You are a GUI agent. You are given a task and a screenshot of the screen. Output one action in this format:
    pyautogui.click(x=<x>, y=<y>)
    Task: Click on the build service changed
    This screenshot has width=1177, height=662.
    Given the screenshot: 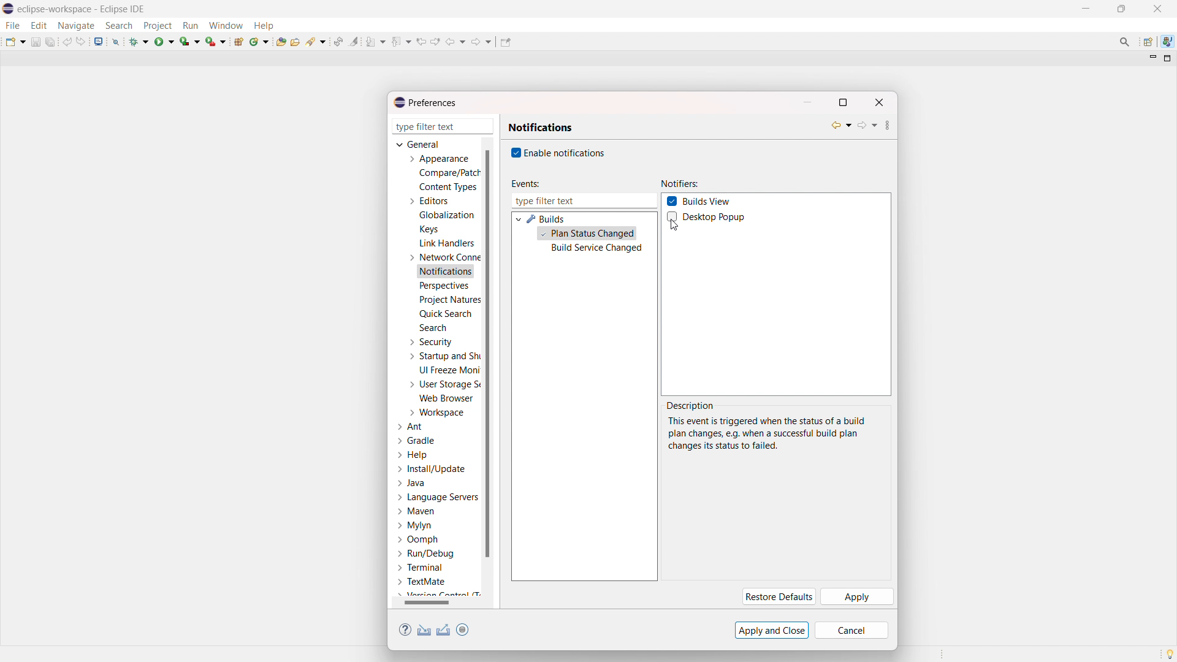 What is the action you would take?
    pyautogui.click(x=596, y=249)
    